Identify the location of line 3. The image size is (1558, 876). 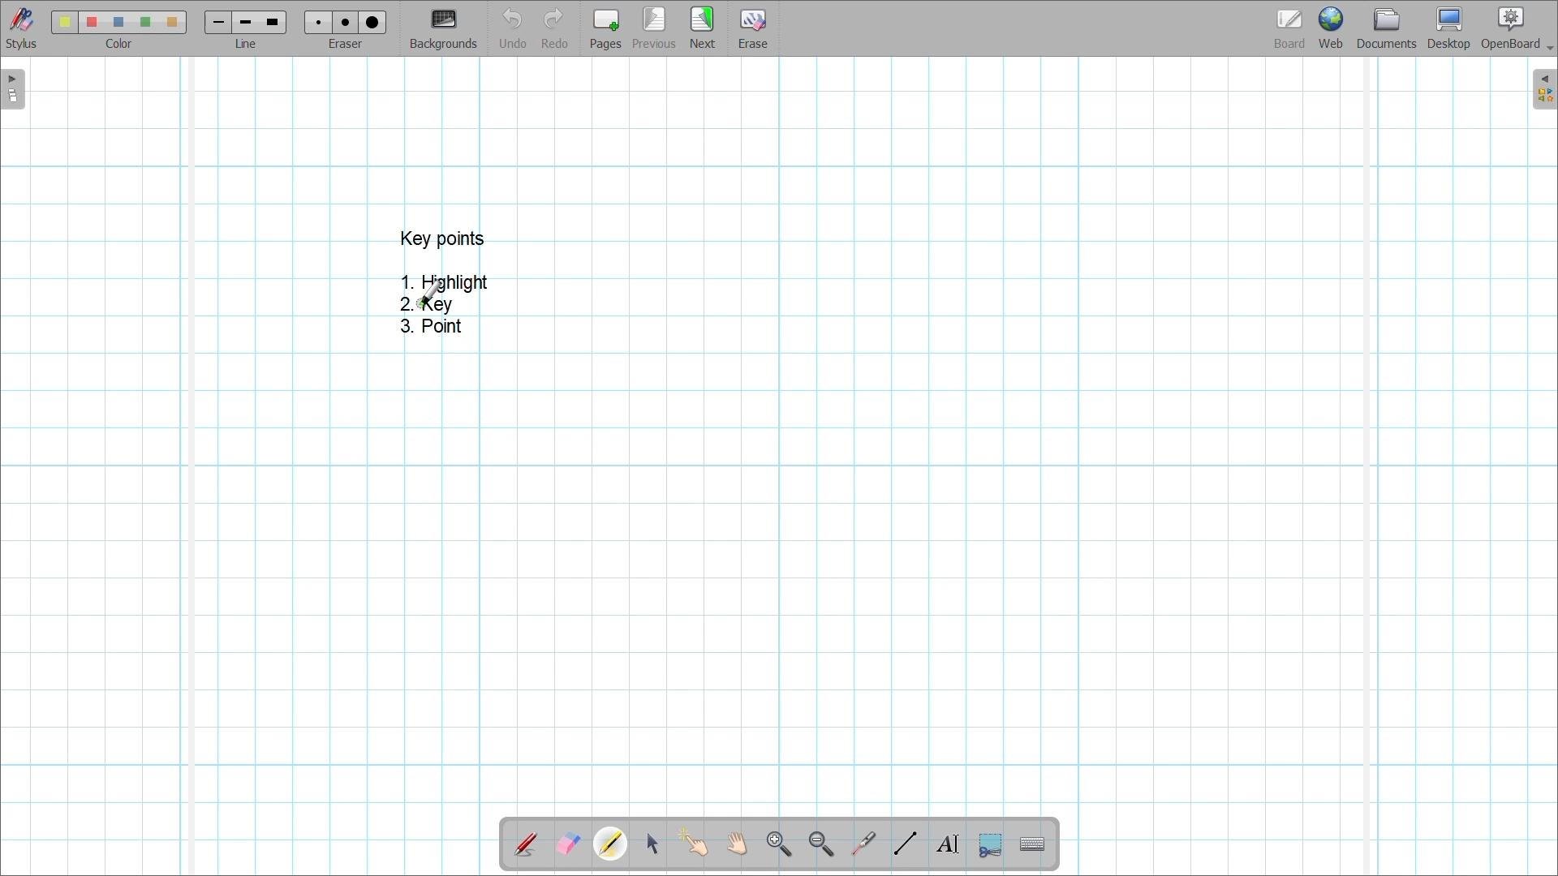
(271, 22).